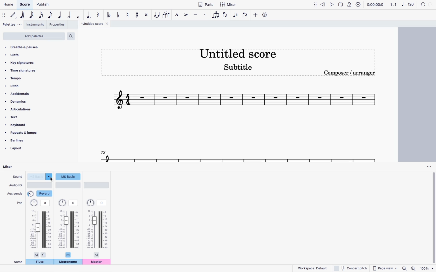 The image size is (436, 272). I want to click on articulations, so click(19, 110).